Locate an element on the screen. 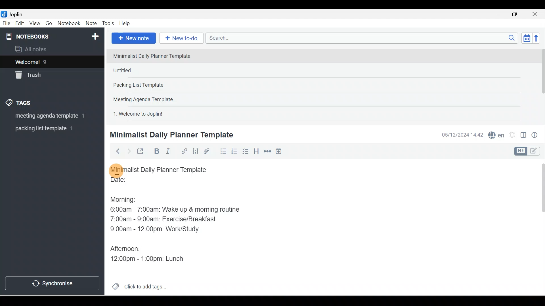 The width and height of the screenshot is (545, 306). 9:00am - 12:00pm: Work/Study is located at coordinates (157, 229).